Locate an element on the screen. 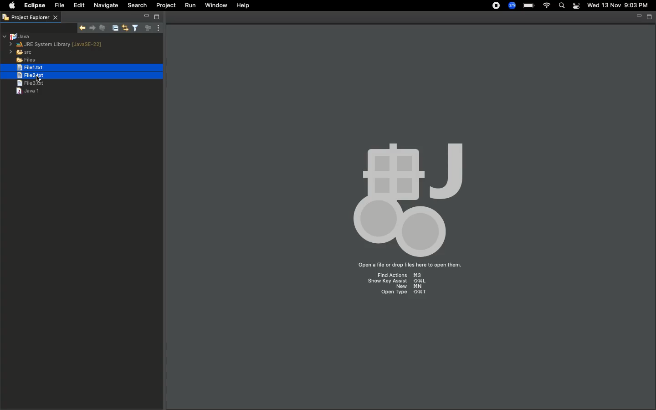 The height and width of the screenshot is (410, 656). Focus on active task is located at coordinates (147, 28).